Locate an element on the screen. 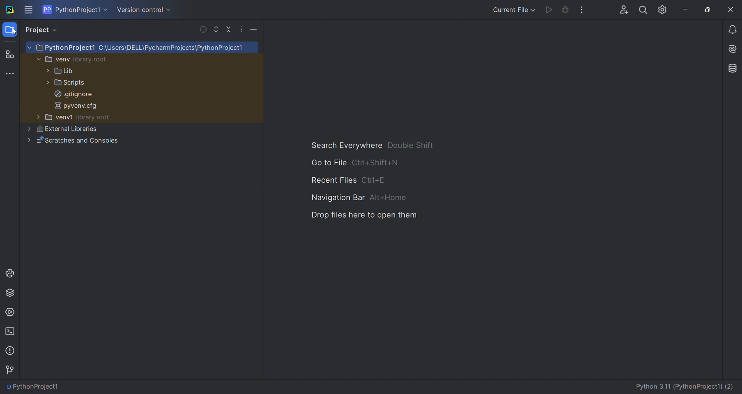  settings is located at coordinates (660, 11).